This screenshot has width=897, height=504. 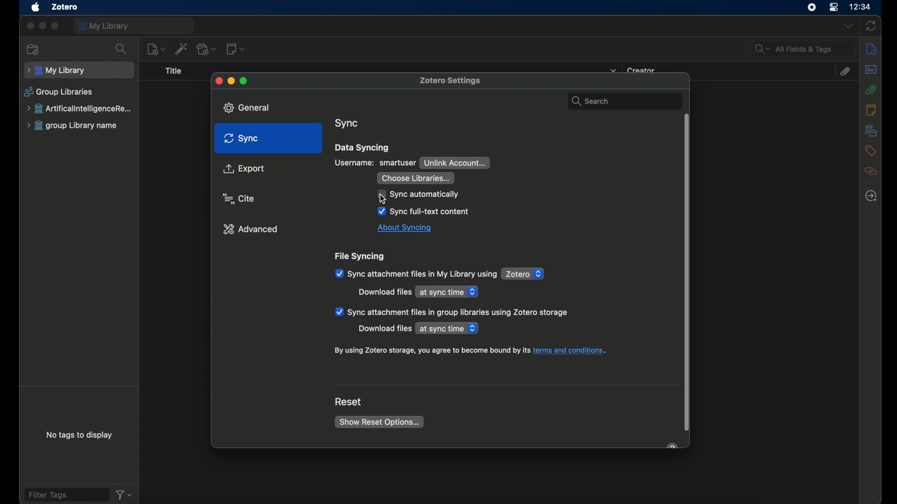 I want to click on unlink account, so click(x=455, y=163).